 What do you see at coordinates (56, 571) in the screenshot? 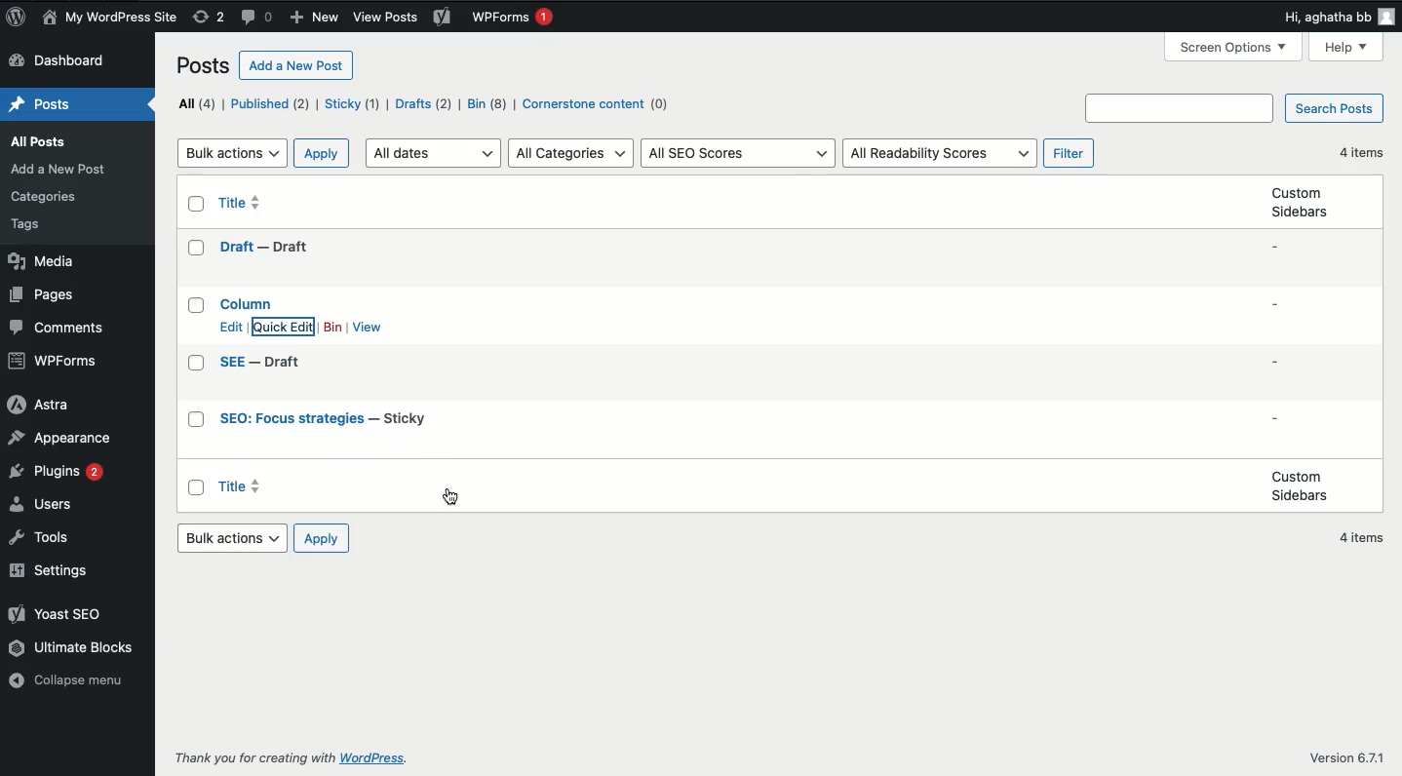
I see `Settings` at bounding box center [56, 571].